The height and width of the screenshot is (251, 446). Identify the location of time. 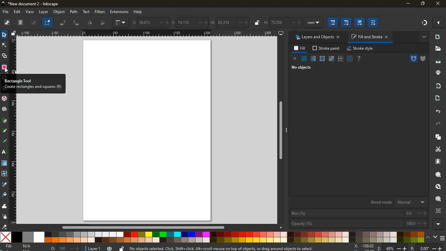
(110, 248).